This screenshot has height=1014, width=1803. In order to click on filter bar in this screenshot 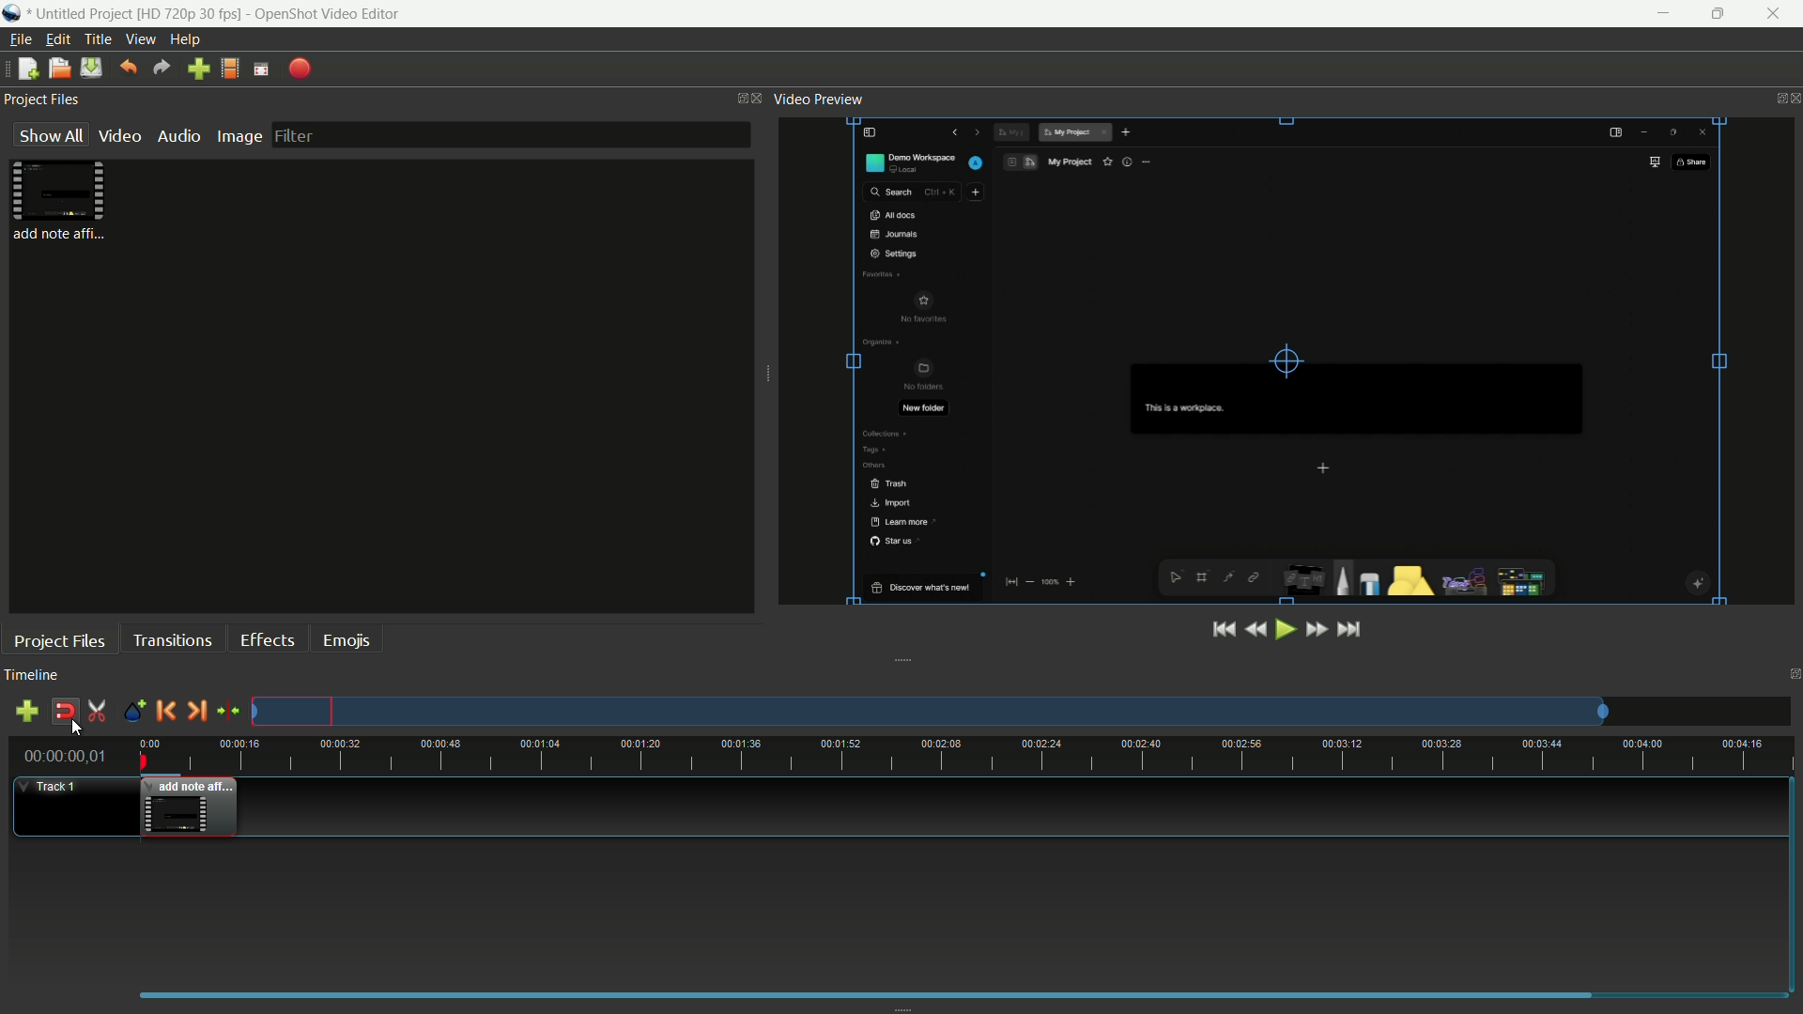, I will do `click(509, 135)`.